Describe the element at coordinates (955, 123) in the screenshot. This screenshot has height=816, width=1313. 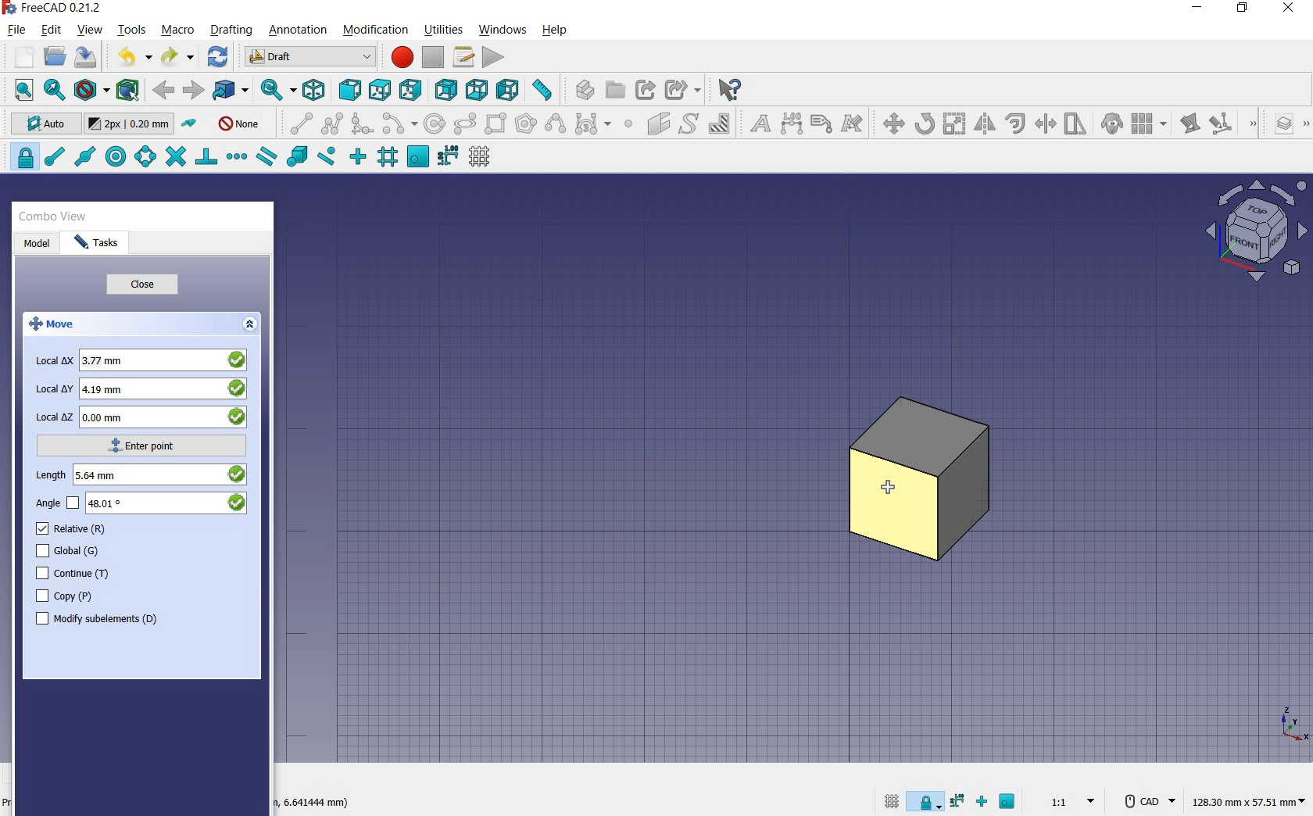
I see `scale` at that location.